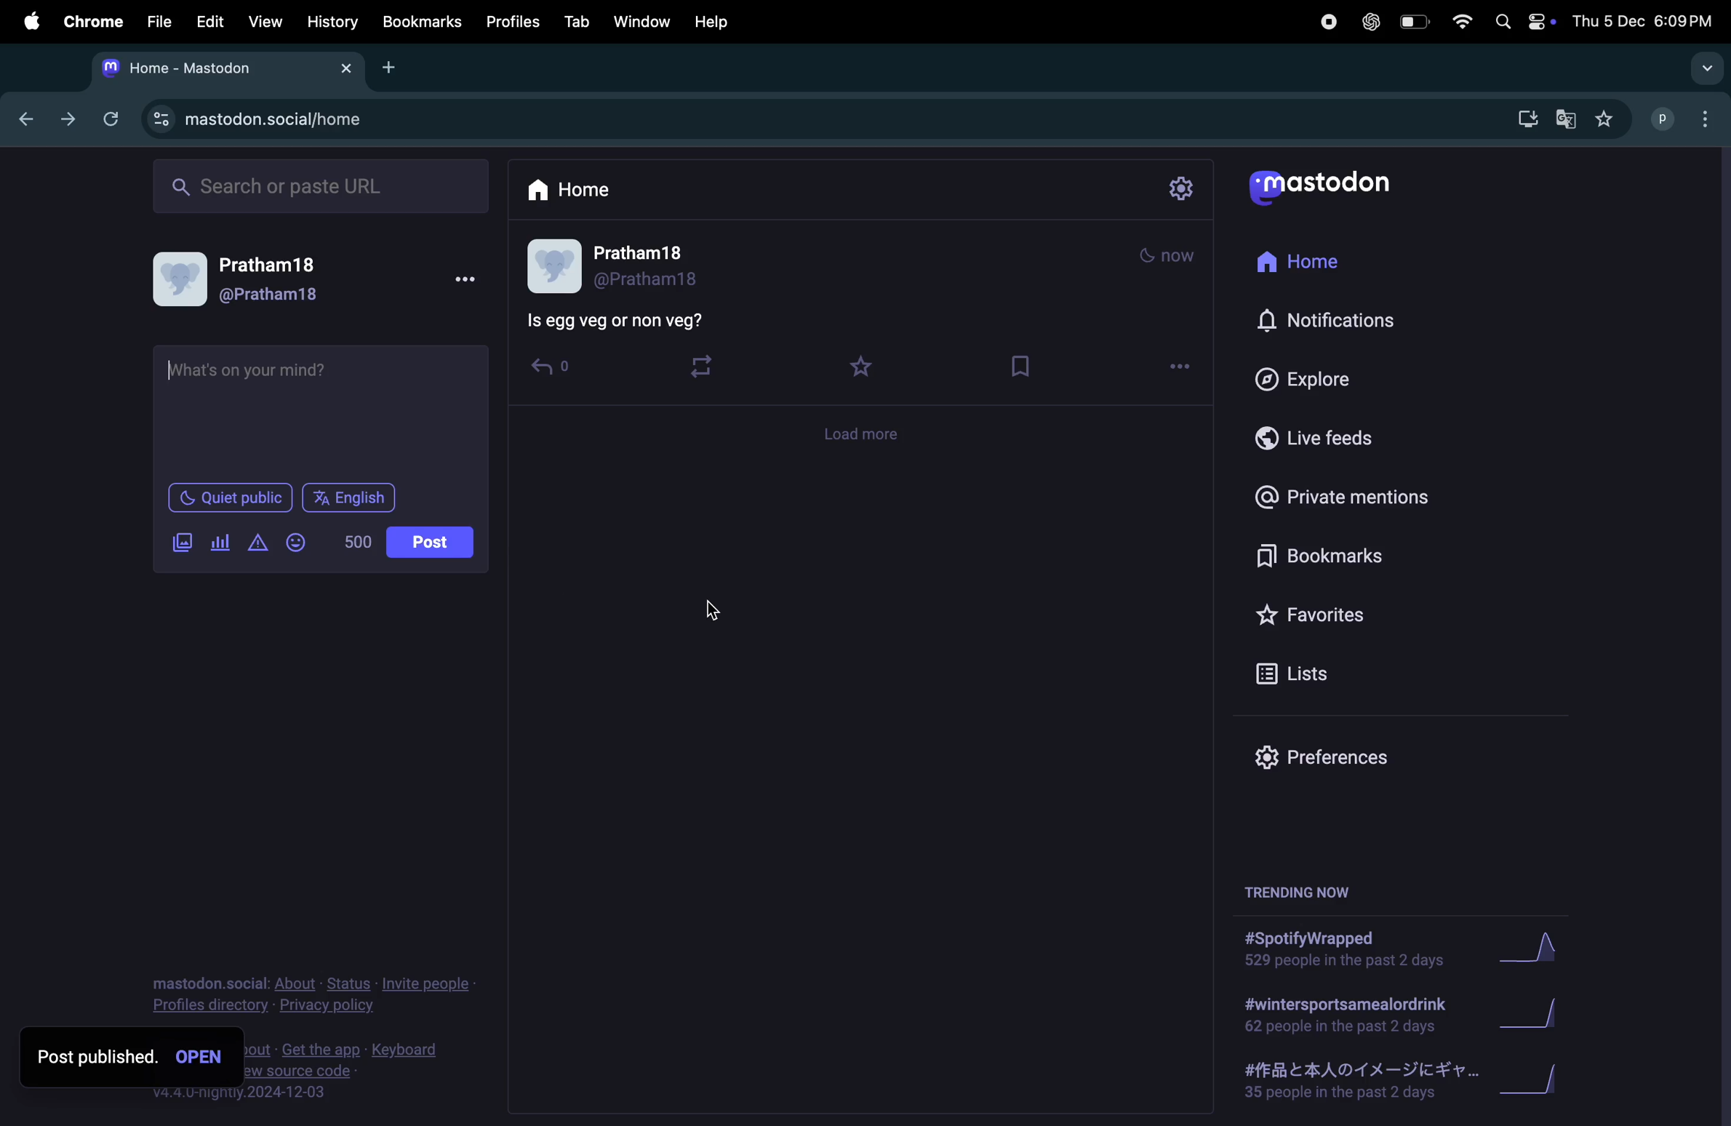 The image size is (1731, 1126). I want to click on favourites, so click(860, 364).